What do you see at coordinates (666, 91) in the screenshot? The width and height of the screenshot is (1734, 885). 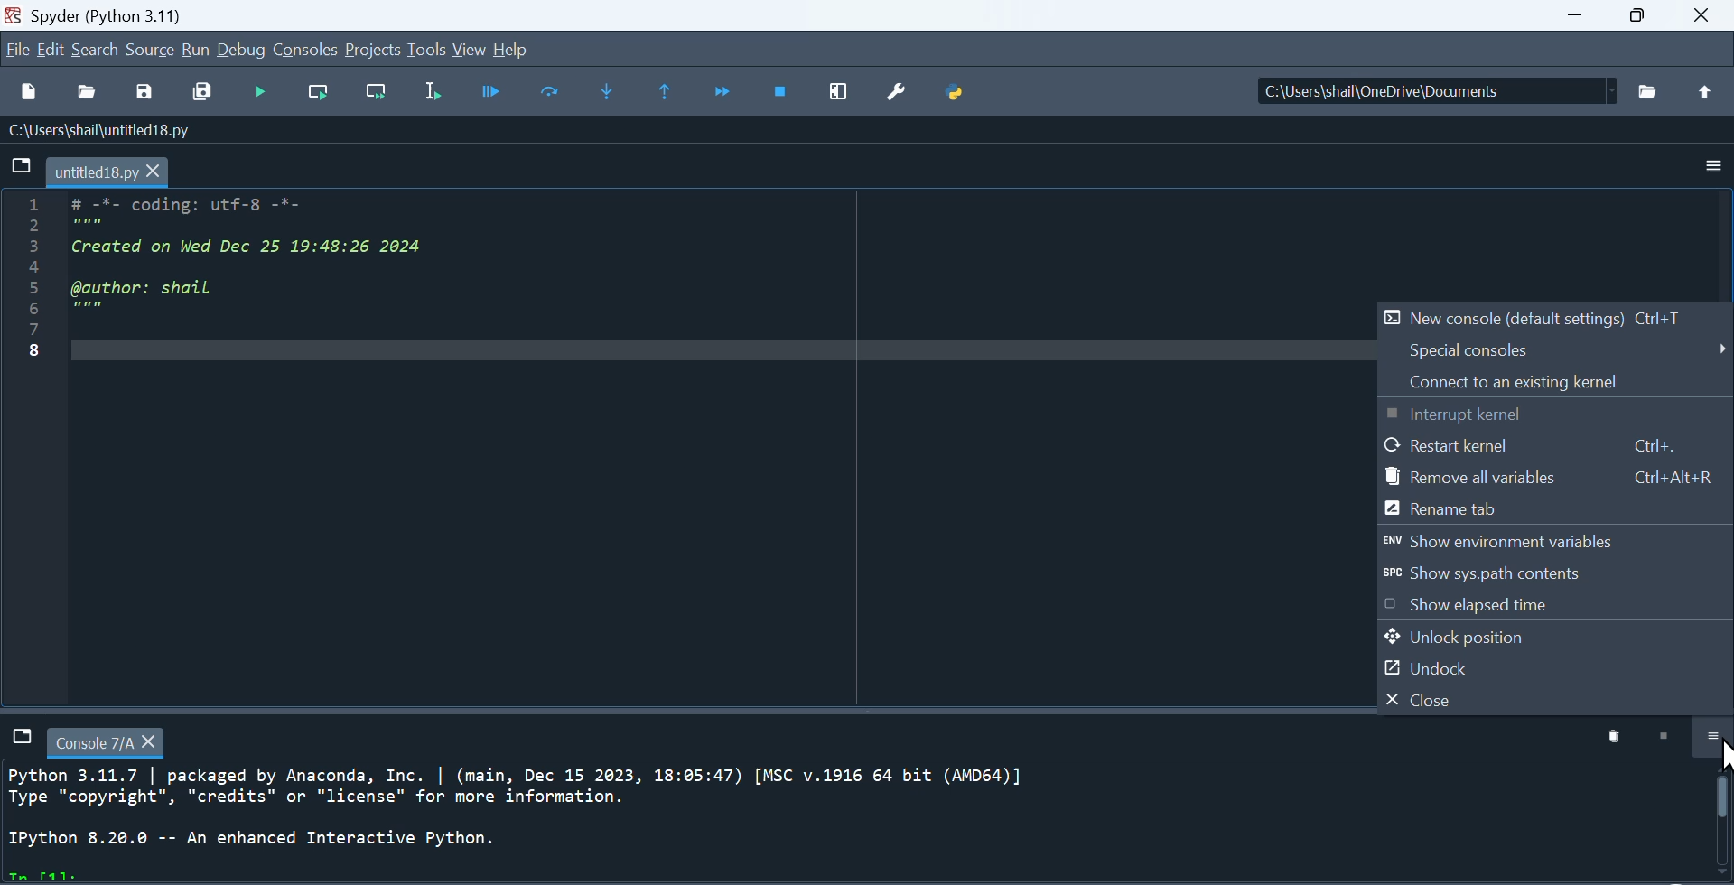 I see `execute until` at bounding box center [666, 91].